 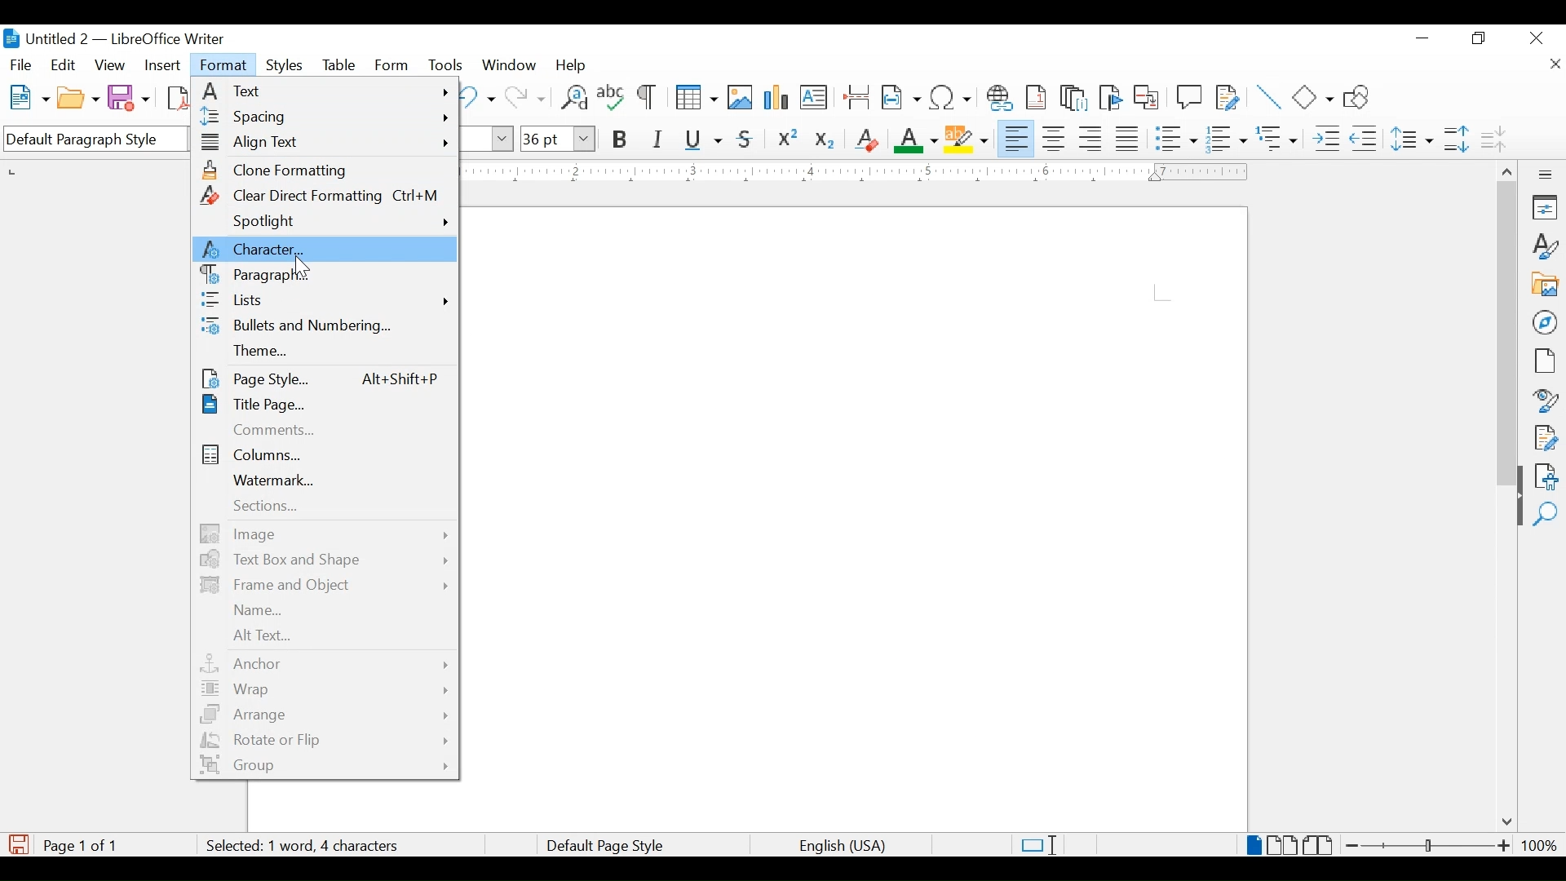 What do you see at coordinates (789, 140) in the screenshot?
I see `superscript` at bounding box center [789, 140].